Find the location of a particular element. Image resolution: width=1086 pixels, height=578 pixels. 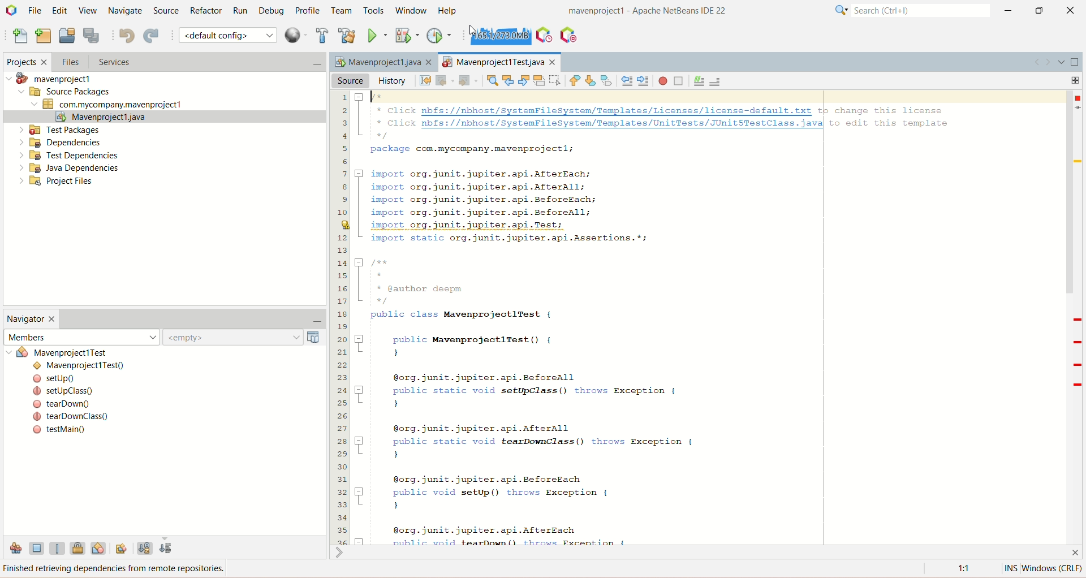

mavenproject1 is located at coordinates (58, 79).